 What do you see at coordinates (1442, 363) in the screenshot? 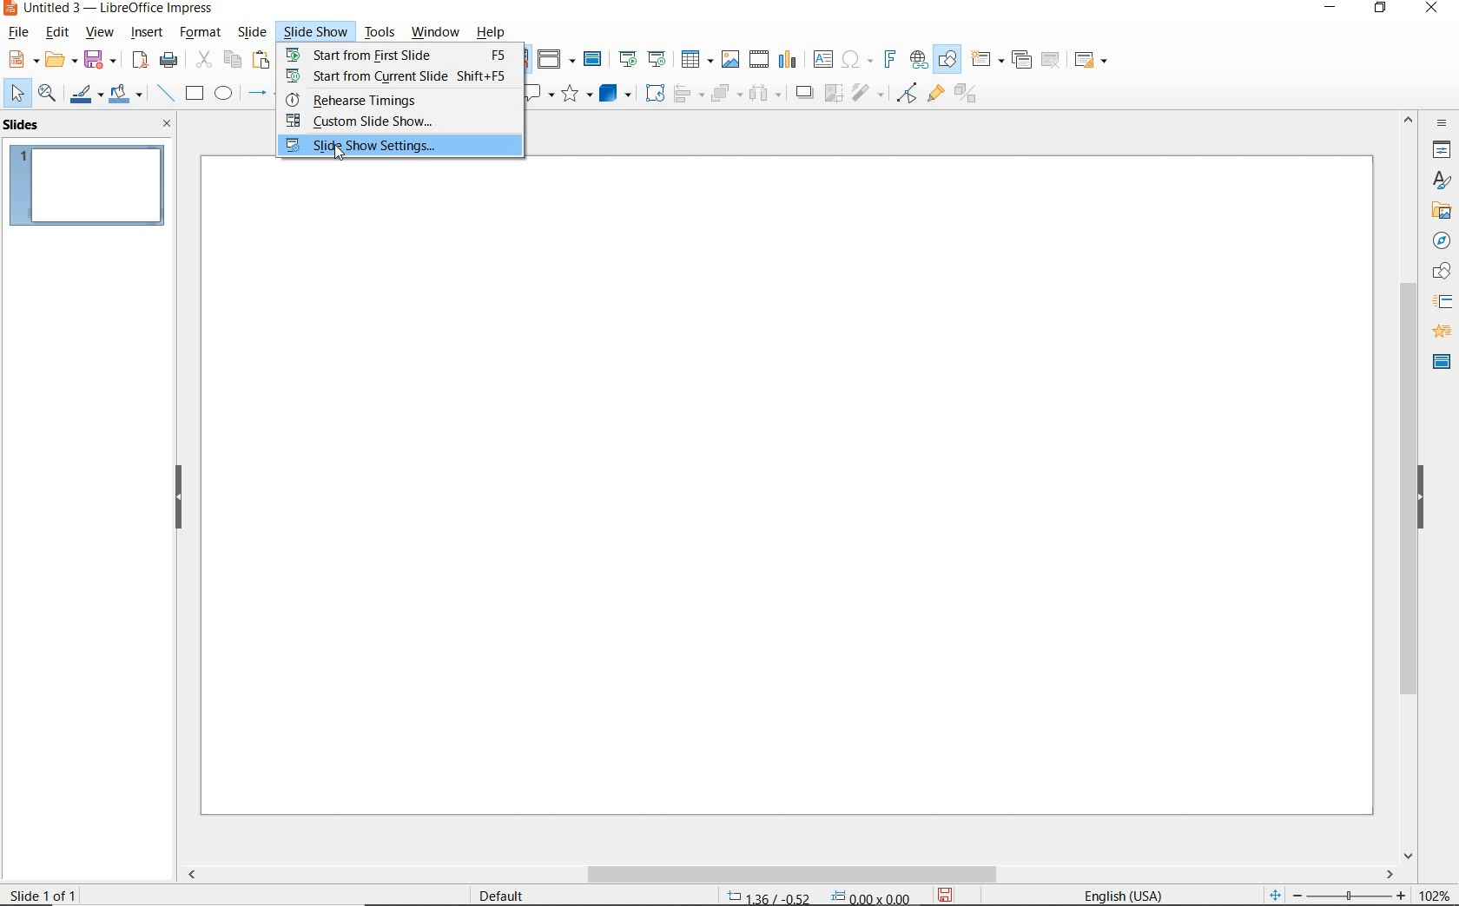
I see `MASTER SLIDES` at bounding box center [1442, 363].